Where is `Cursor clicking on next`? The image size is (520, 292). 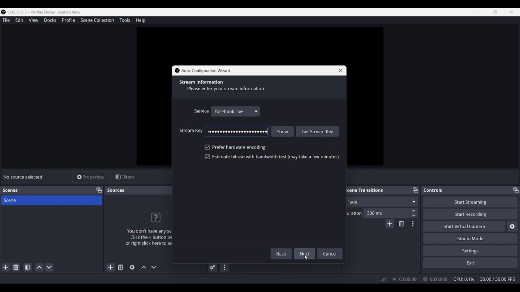 Cursor clicking on next is located at coordinates (305, 257).